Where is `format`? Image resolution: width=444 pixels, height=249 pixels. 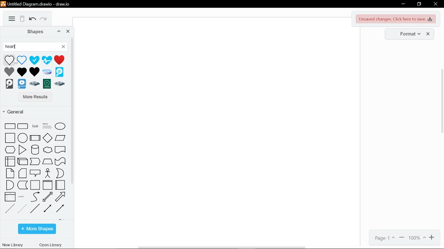 format is located at coordinates (408, 34).